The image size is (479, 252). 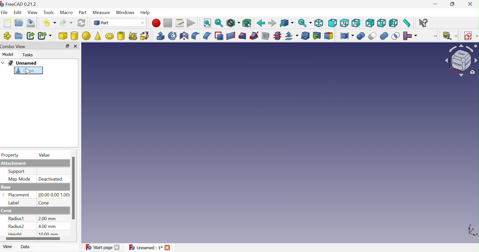 I want to click on Cube, so click(x=63, y=36).